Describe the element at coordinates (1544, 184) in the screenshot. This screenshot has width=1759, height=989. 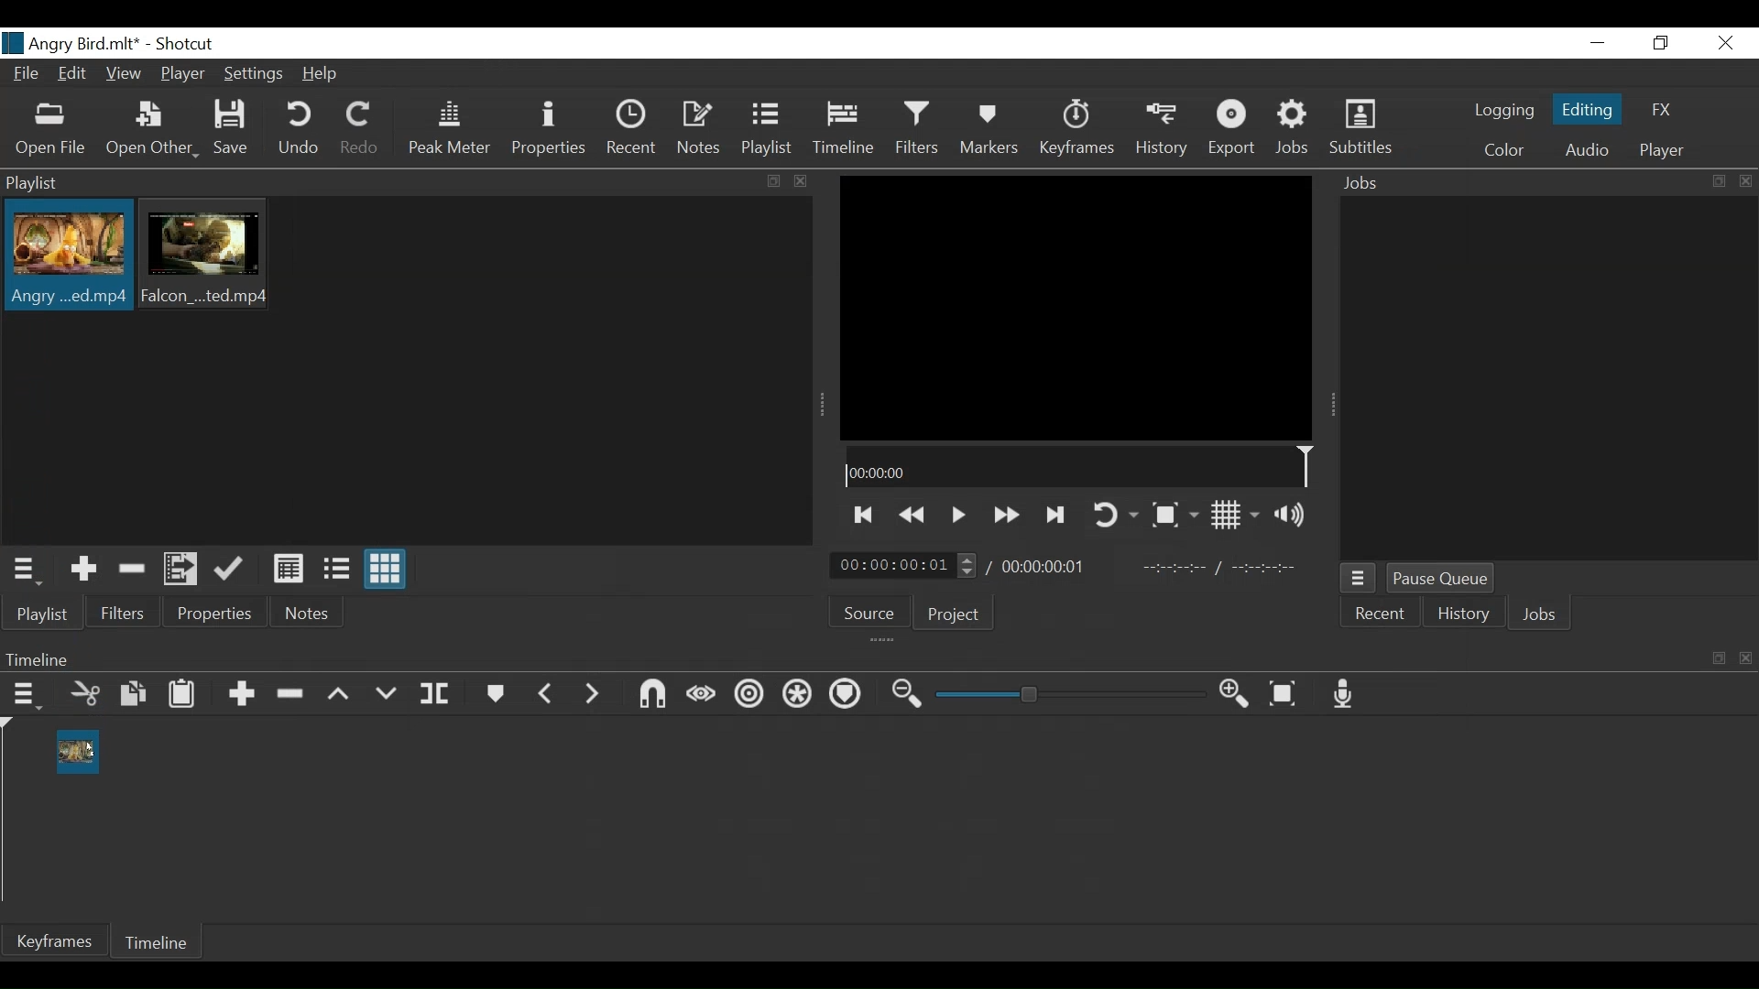
I see `Jobs` at that location.